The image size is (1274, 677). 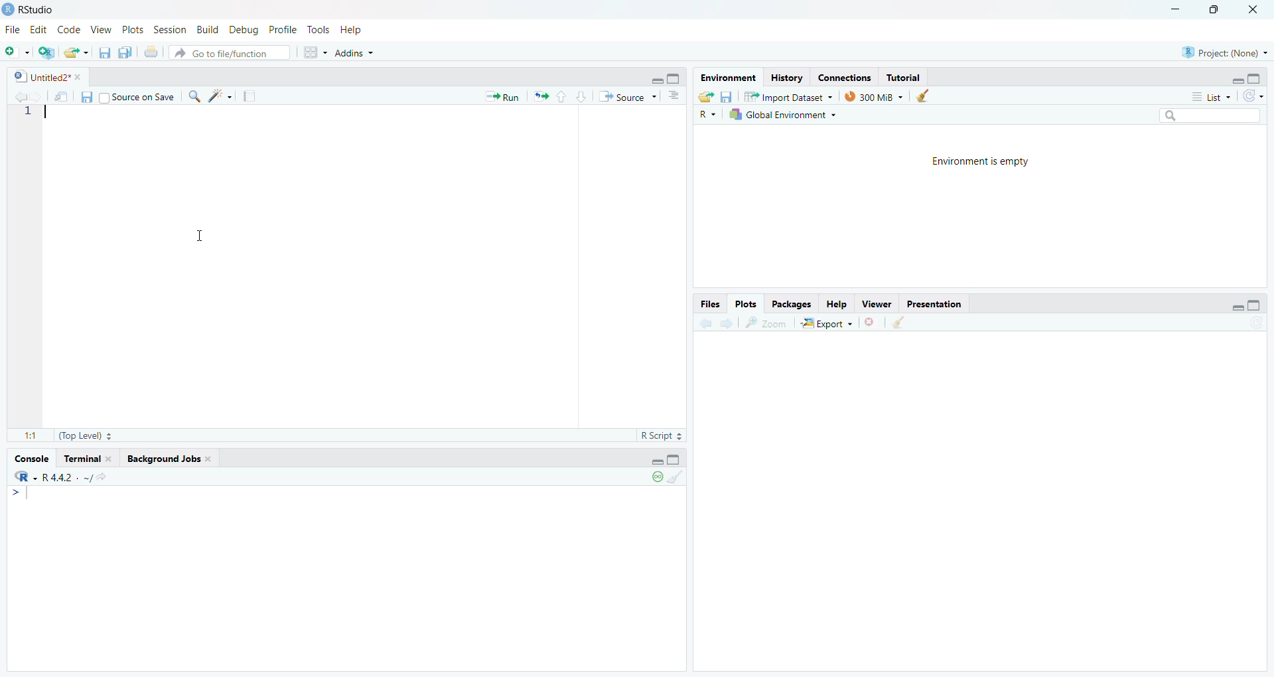 What do you see at coordinates (900, 323) in the screenshot?
I see `clear all plots` at bounding box center [900, 323].